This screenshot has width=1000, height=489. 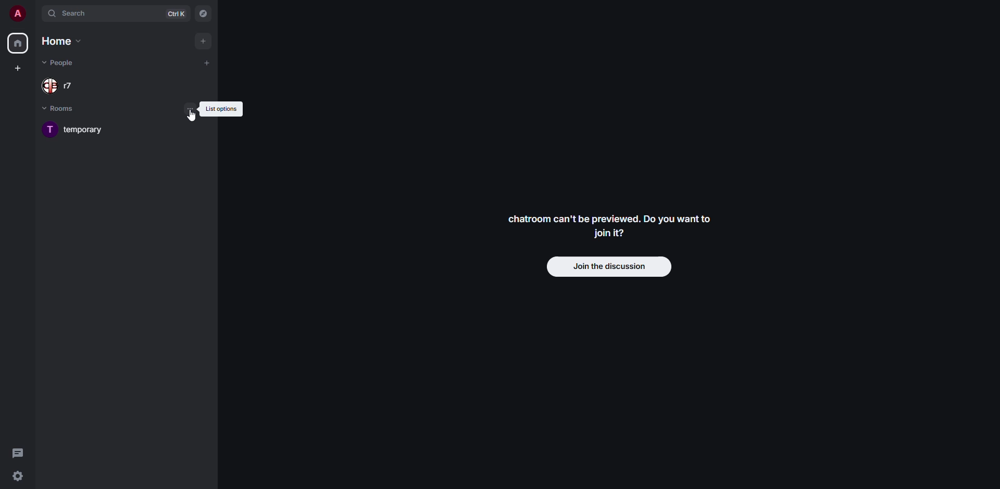 I want to click on quick settings, so click(x=18, y=475).